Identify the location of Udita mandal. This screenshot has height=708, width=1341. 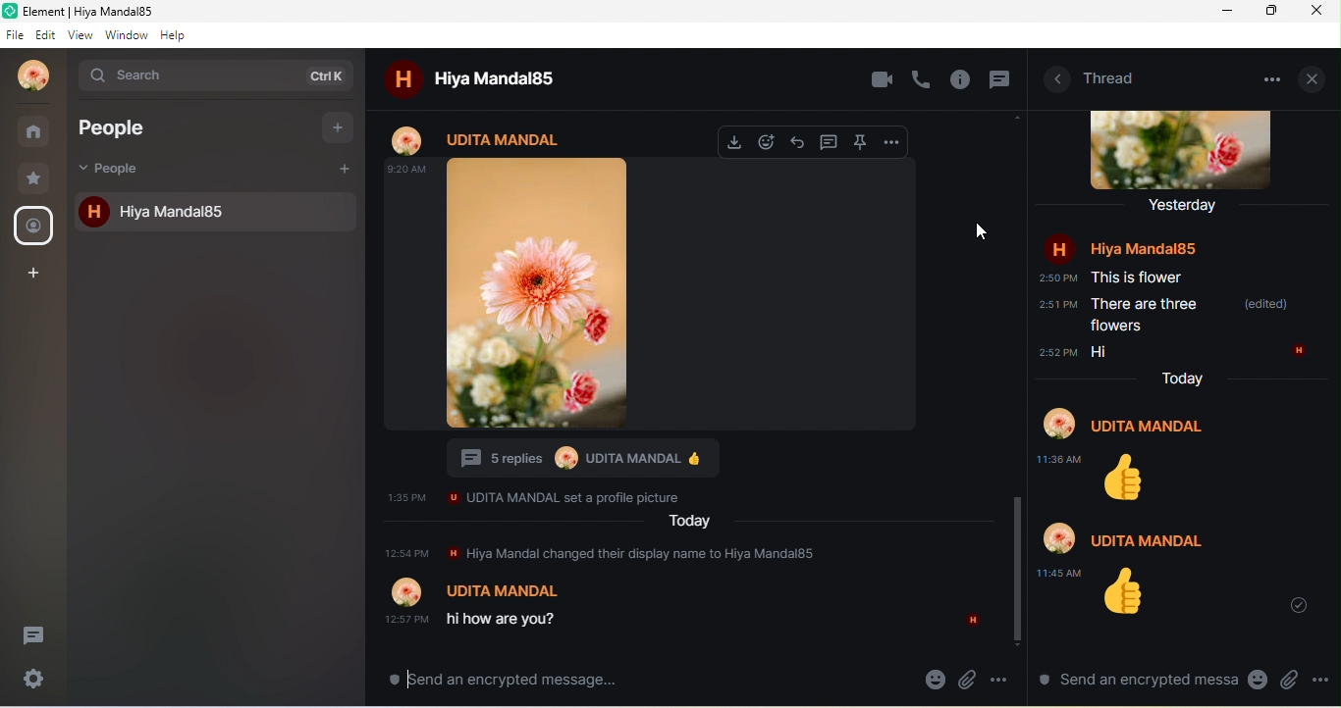
(507, 139).